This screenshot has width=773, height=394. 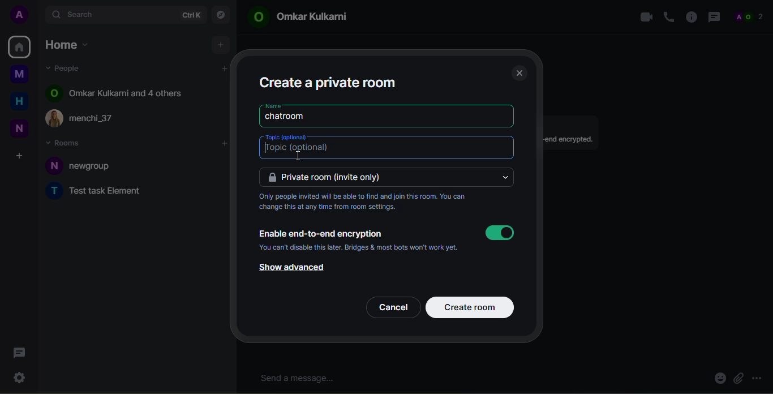 I want to click on show advanced, so click(x=289, y=268).